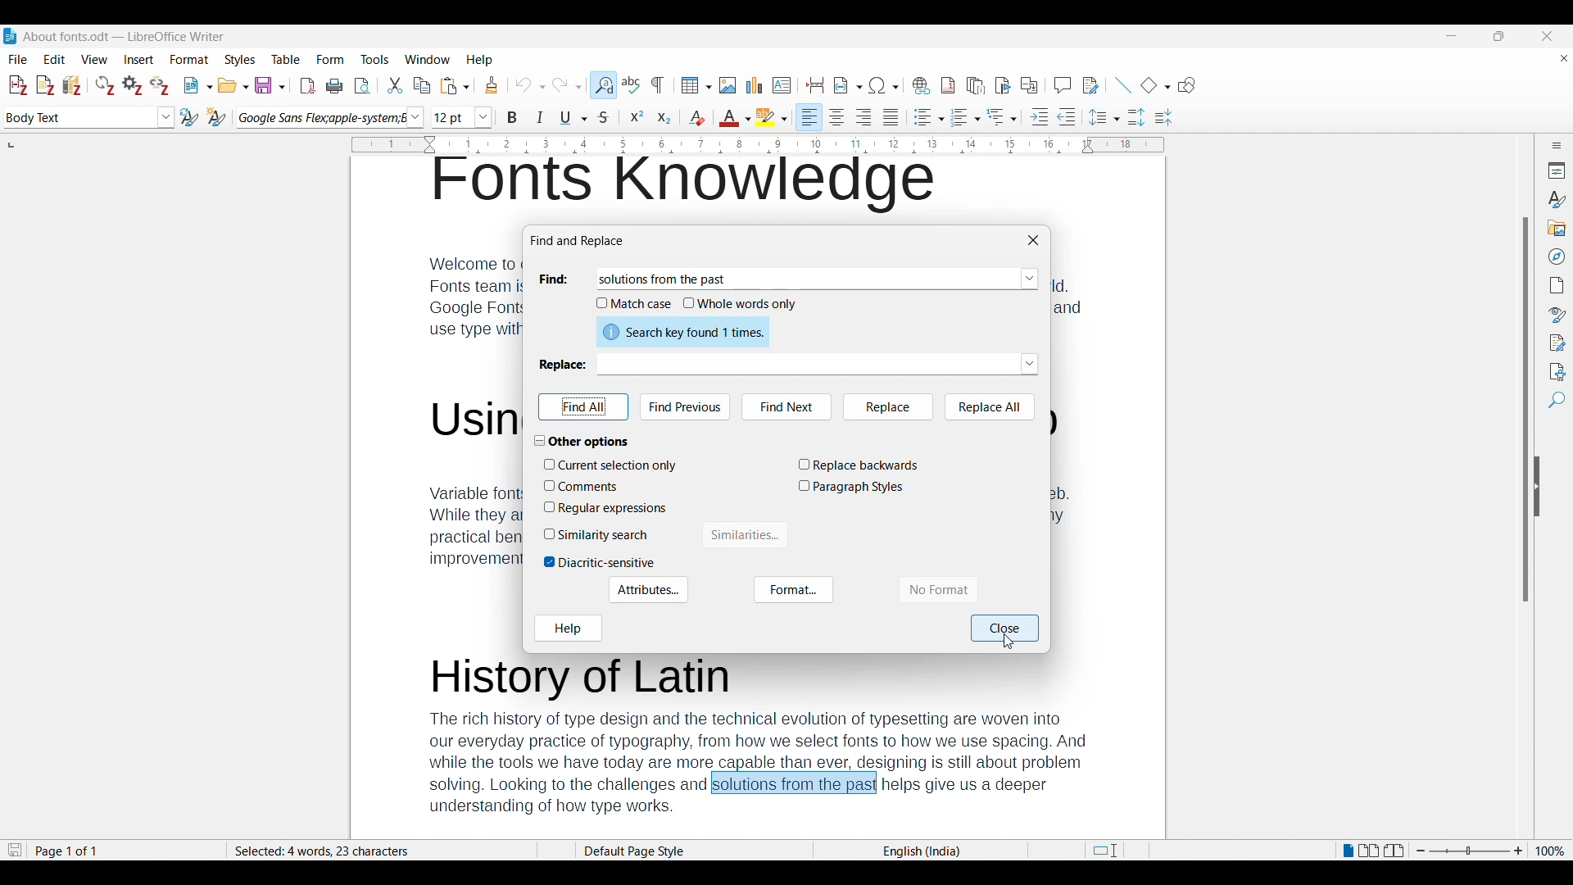 The height and width of the screenshot is (885, 1573). Describe the element at coordinates (584, 406) in the screenshot. I see `Indicates find all has been selected` at that location.